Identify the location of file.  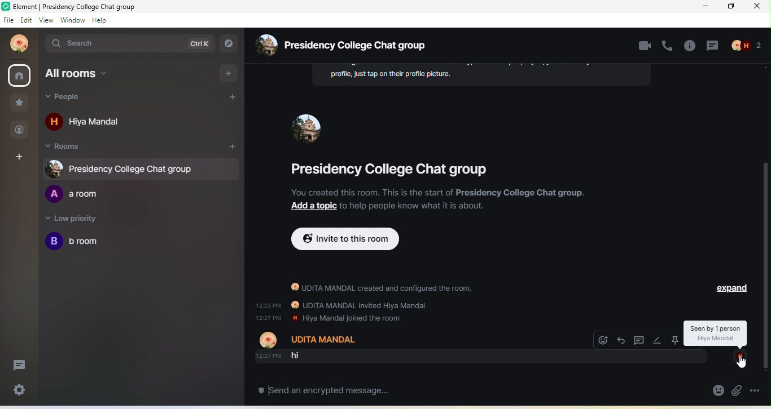
(8, 21).